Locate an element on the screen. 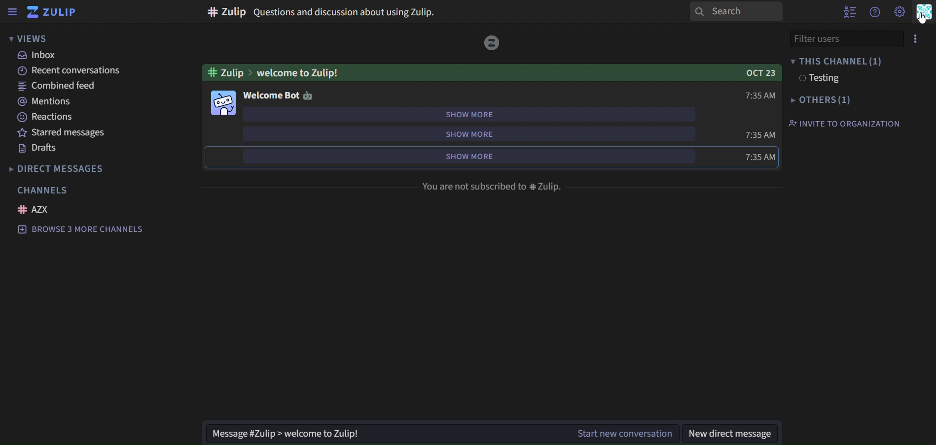 Image resolution: width=936 pixels, height=445 pixels. others is located at coordinates (824, 99).